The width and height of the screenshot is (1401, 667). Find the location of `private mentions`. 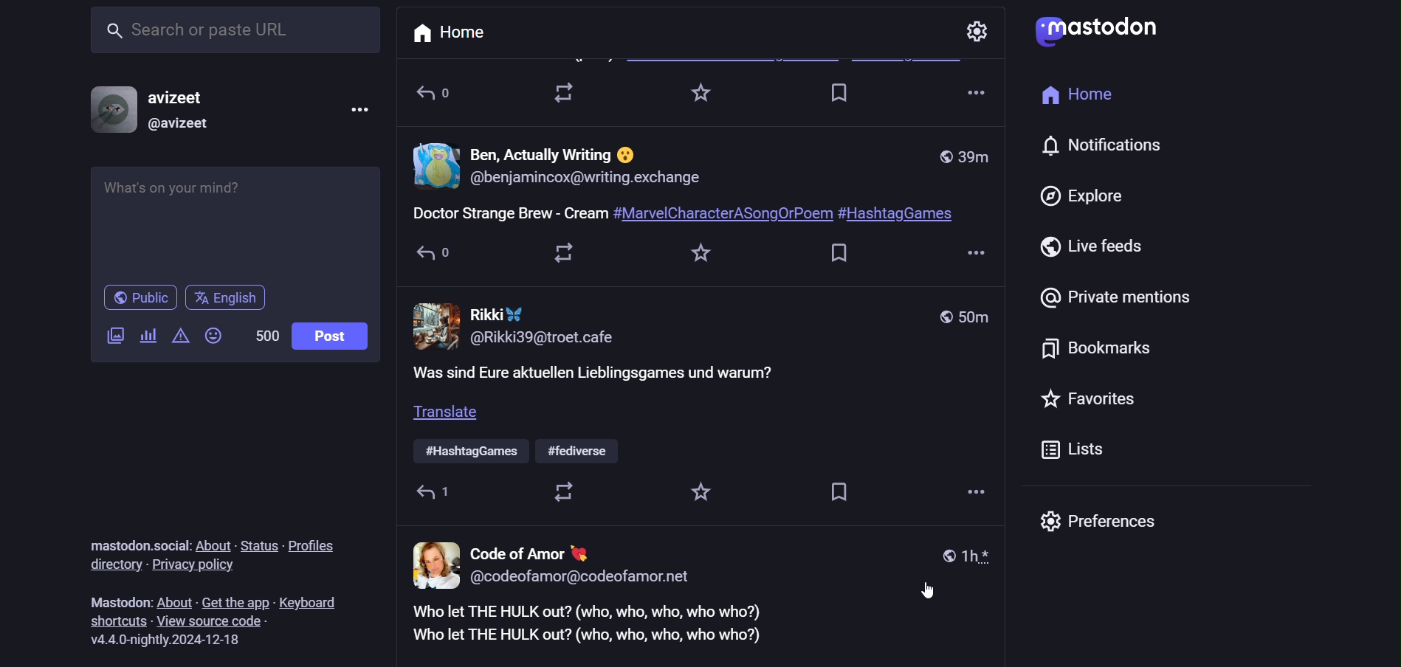

private mentions is located at coordinates (1118, 297).